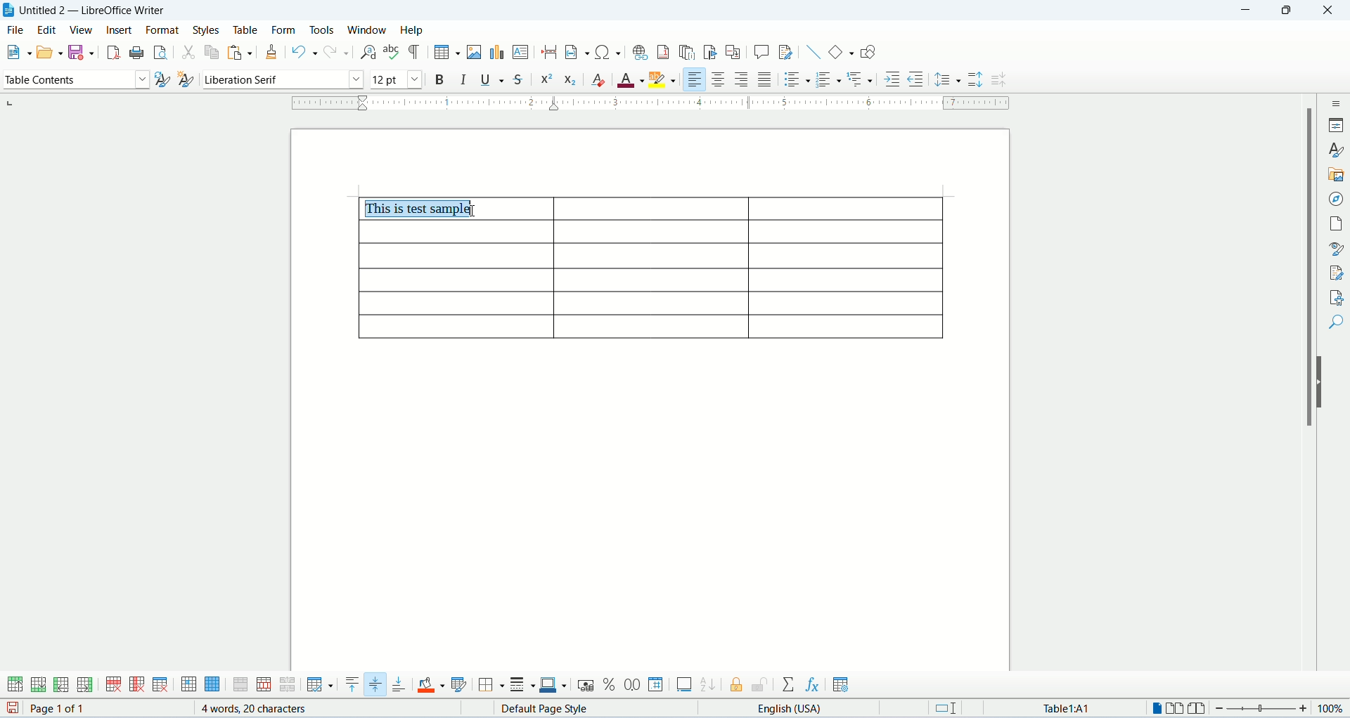  Describe the element at coordinates (1199, 709) in the screenshot. I see `book view` at that location.